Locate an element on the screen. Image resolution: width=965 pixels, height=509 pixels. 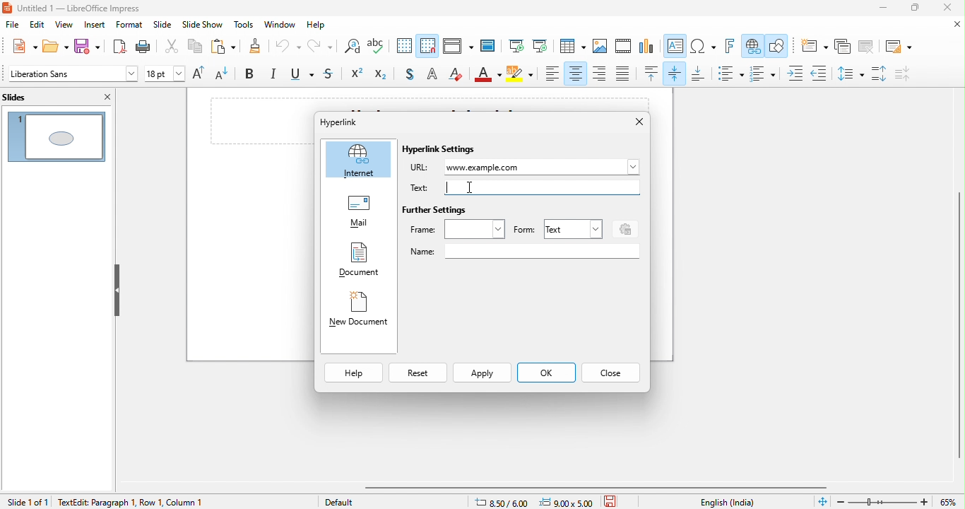
file is located at coordinates (12, 26).